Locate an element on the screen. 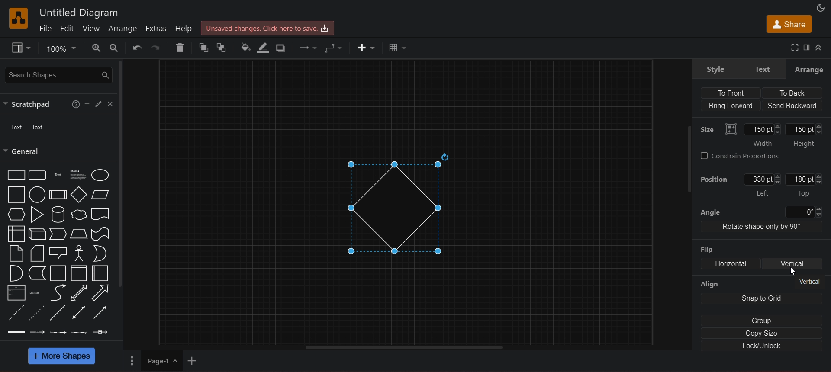 The width and height of the screenshot is (831, 372). redo is located at coordinates (155, 48).